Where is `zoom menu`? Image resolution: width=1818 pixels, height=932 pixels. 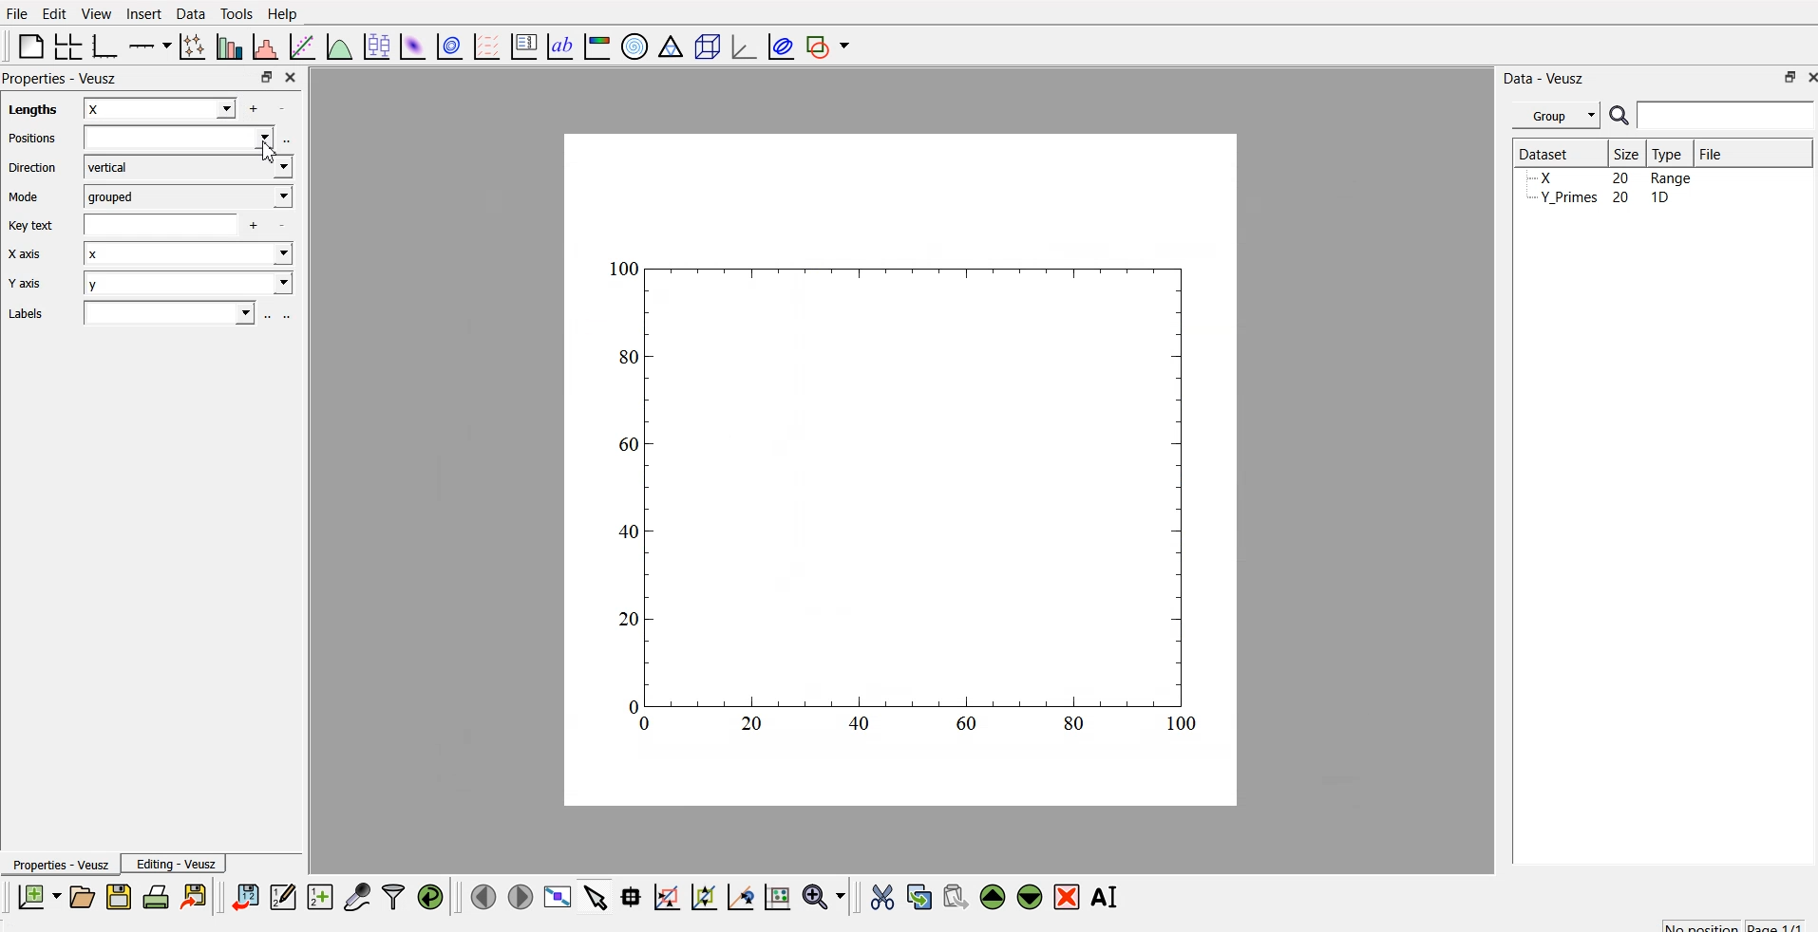 zoom menu is located at coordinates (824, 896).